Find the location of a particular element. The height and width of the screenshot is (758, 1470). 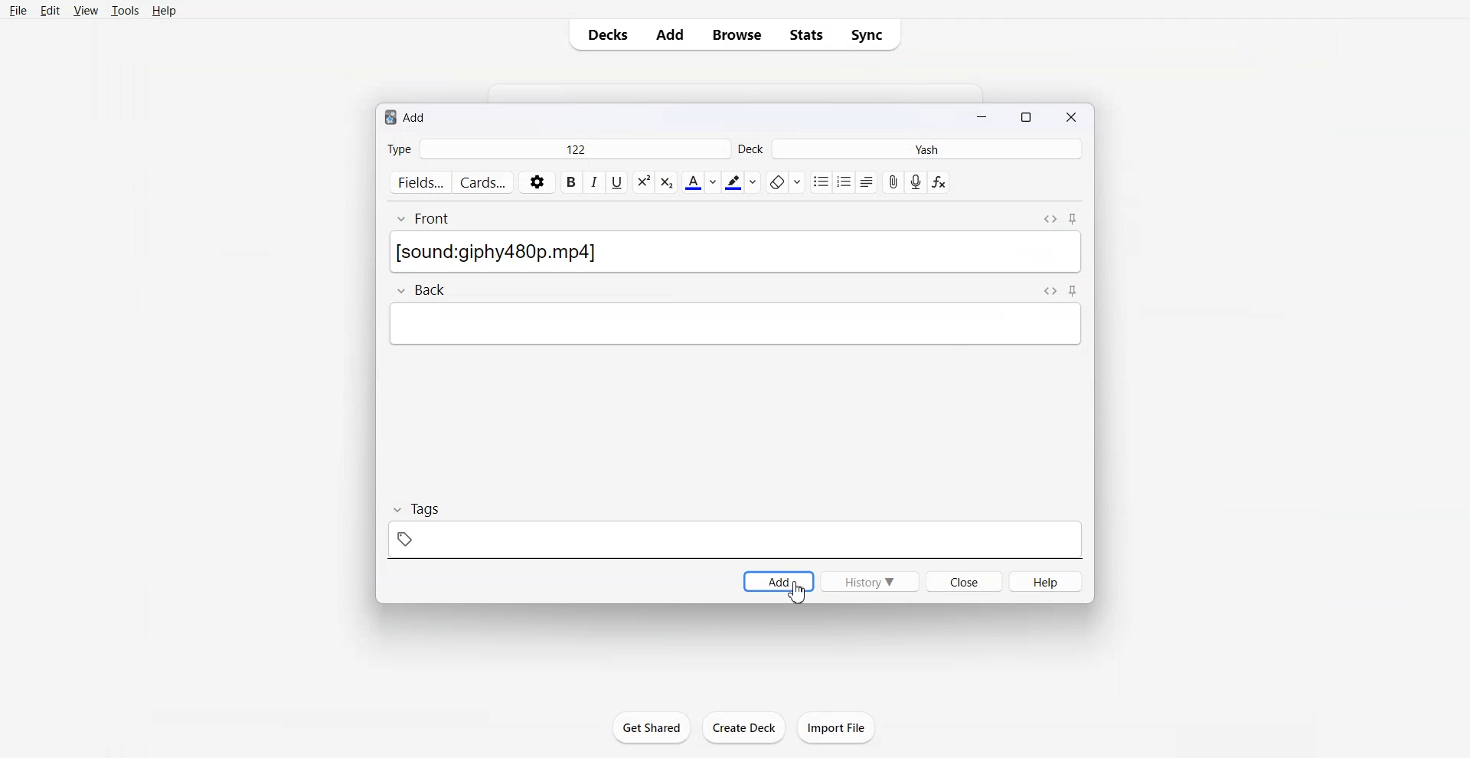

Sync is located at coordinates (874, 35).